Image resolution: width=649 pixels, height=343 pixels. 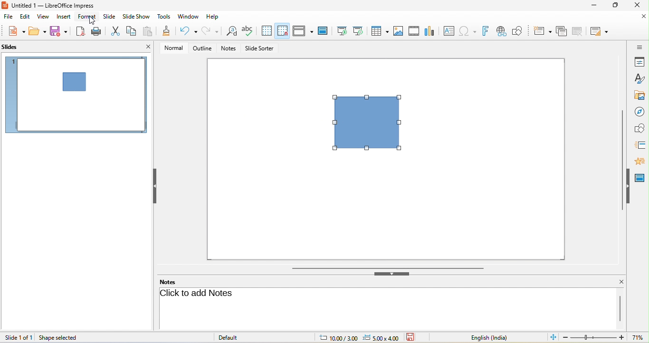 I want to click on hide, so click(x=630, y=186).